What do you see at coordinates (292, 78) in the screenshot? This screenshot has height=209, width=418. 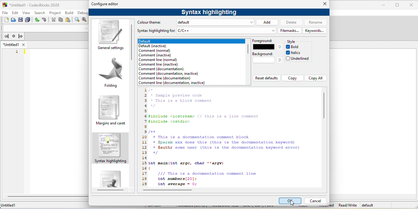 I see `copy` at bounding box center [292, 78].